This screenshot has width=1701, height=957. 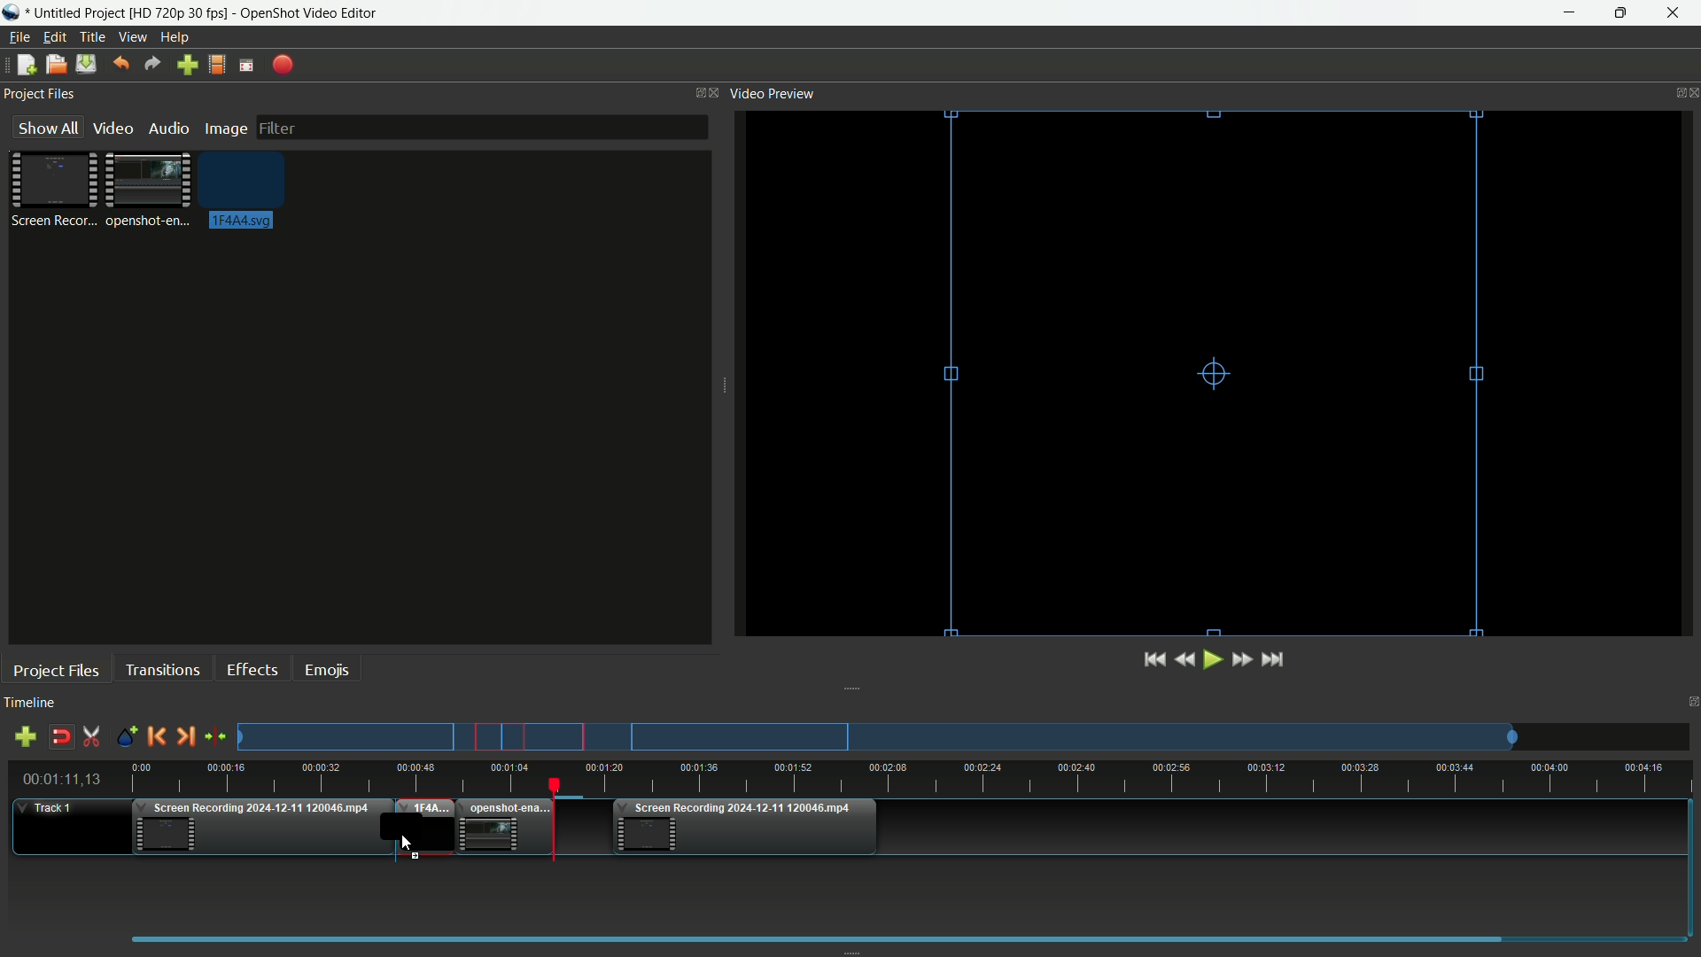 What do you see at coordinates (79, 13) in the screenshot?
I see `Project name` at bounding box center [79, 13].